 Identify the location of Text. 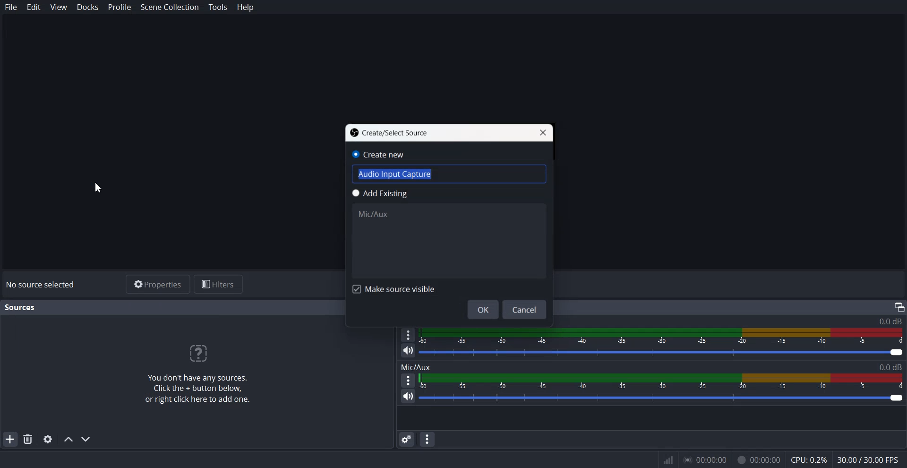
(651, 366).